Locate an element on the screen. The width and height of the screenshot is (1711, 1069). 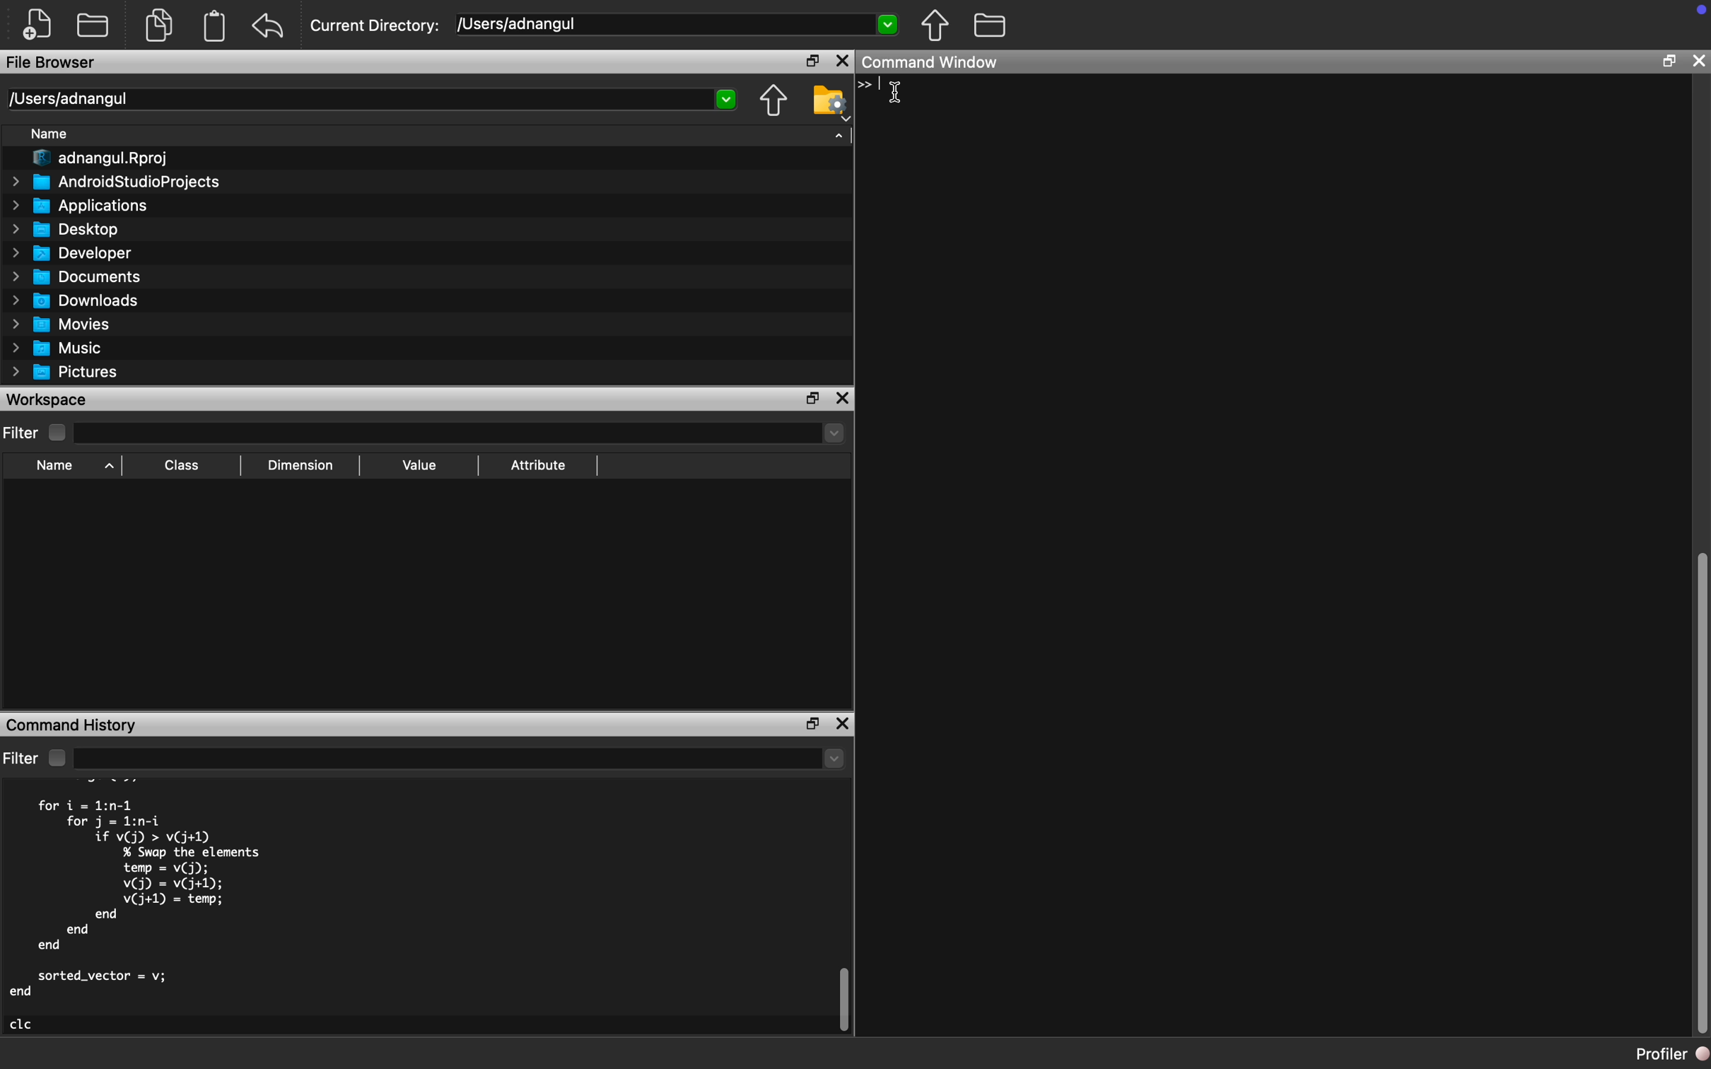
Command History is located at coordinates (74, 725).